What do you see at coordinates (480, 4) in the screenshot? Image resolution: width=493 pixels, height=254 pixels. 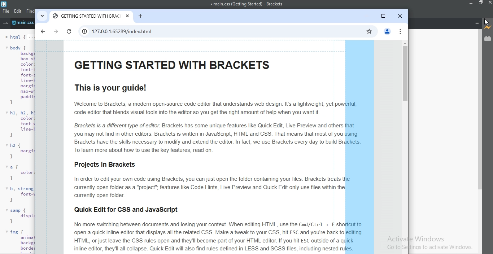 I see `restore` at bounding box center [480, 4].